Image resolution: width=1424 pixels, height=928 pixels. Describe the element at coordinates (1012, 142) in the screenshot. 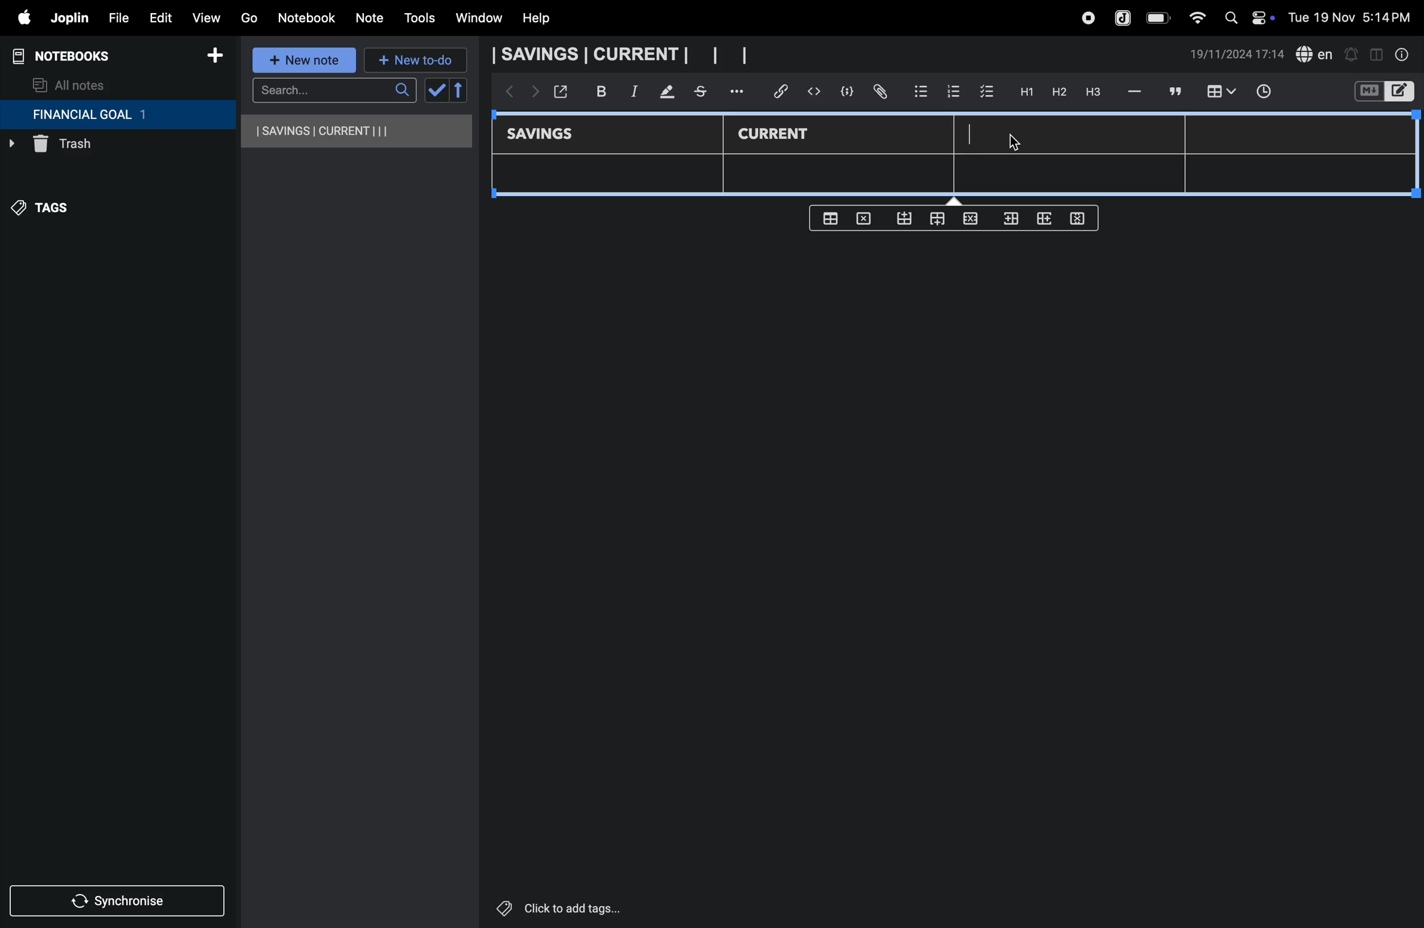

I see `Cursor` at that location.